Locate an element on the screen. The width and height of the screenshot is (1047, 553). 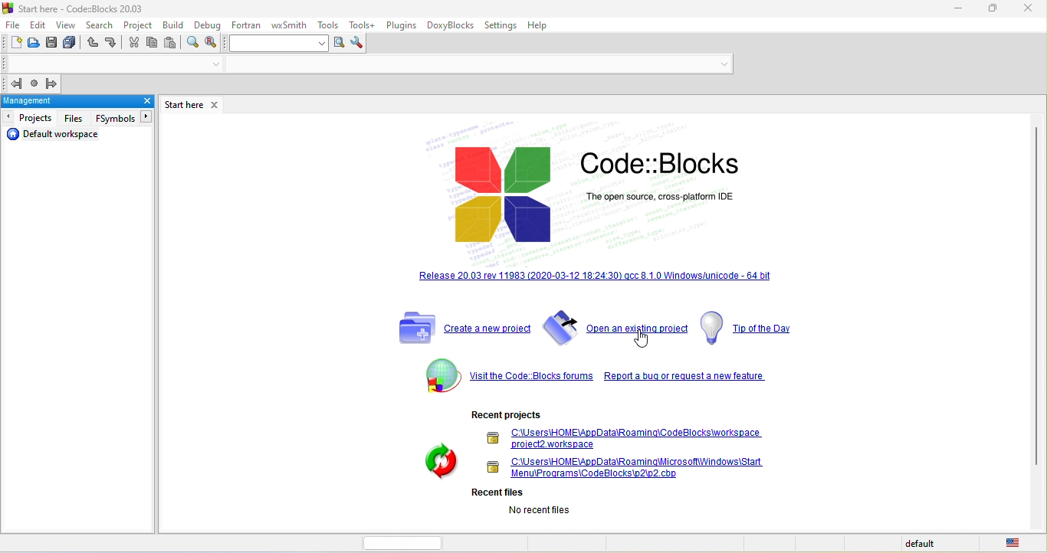
tools is located at coordinates (328, 25).